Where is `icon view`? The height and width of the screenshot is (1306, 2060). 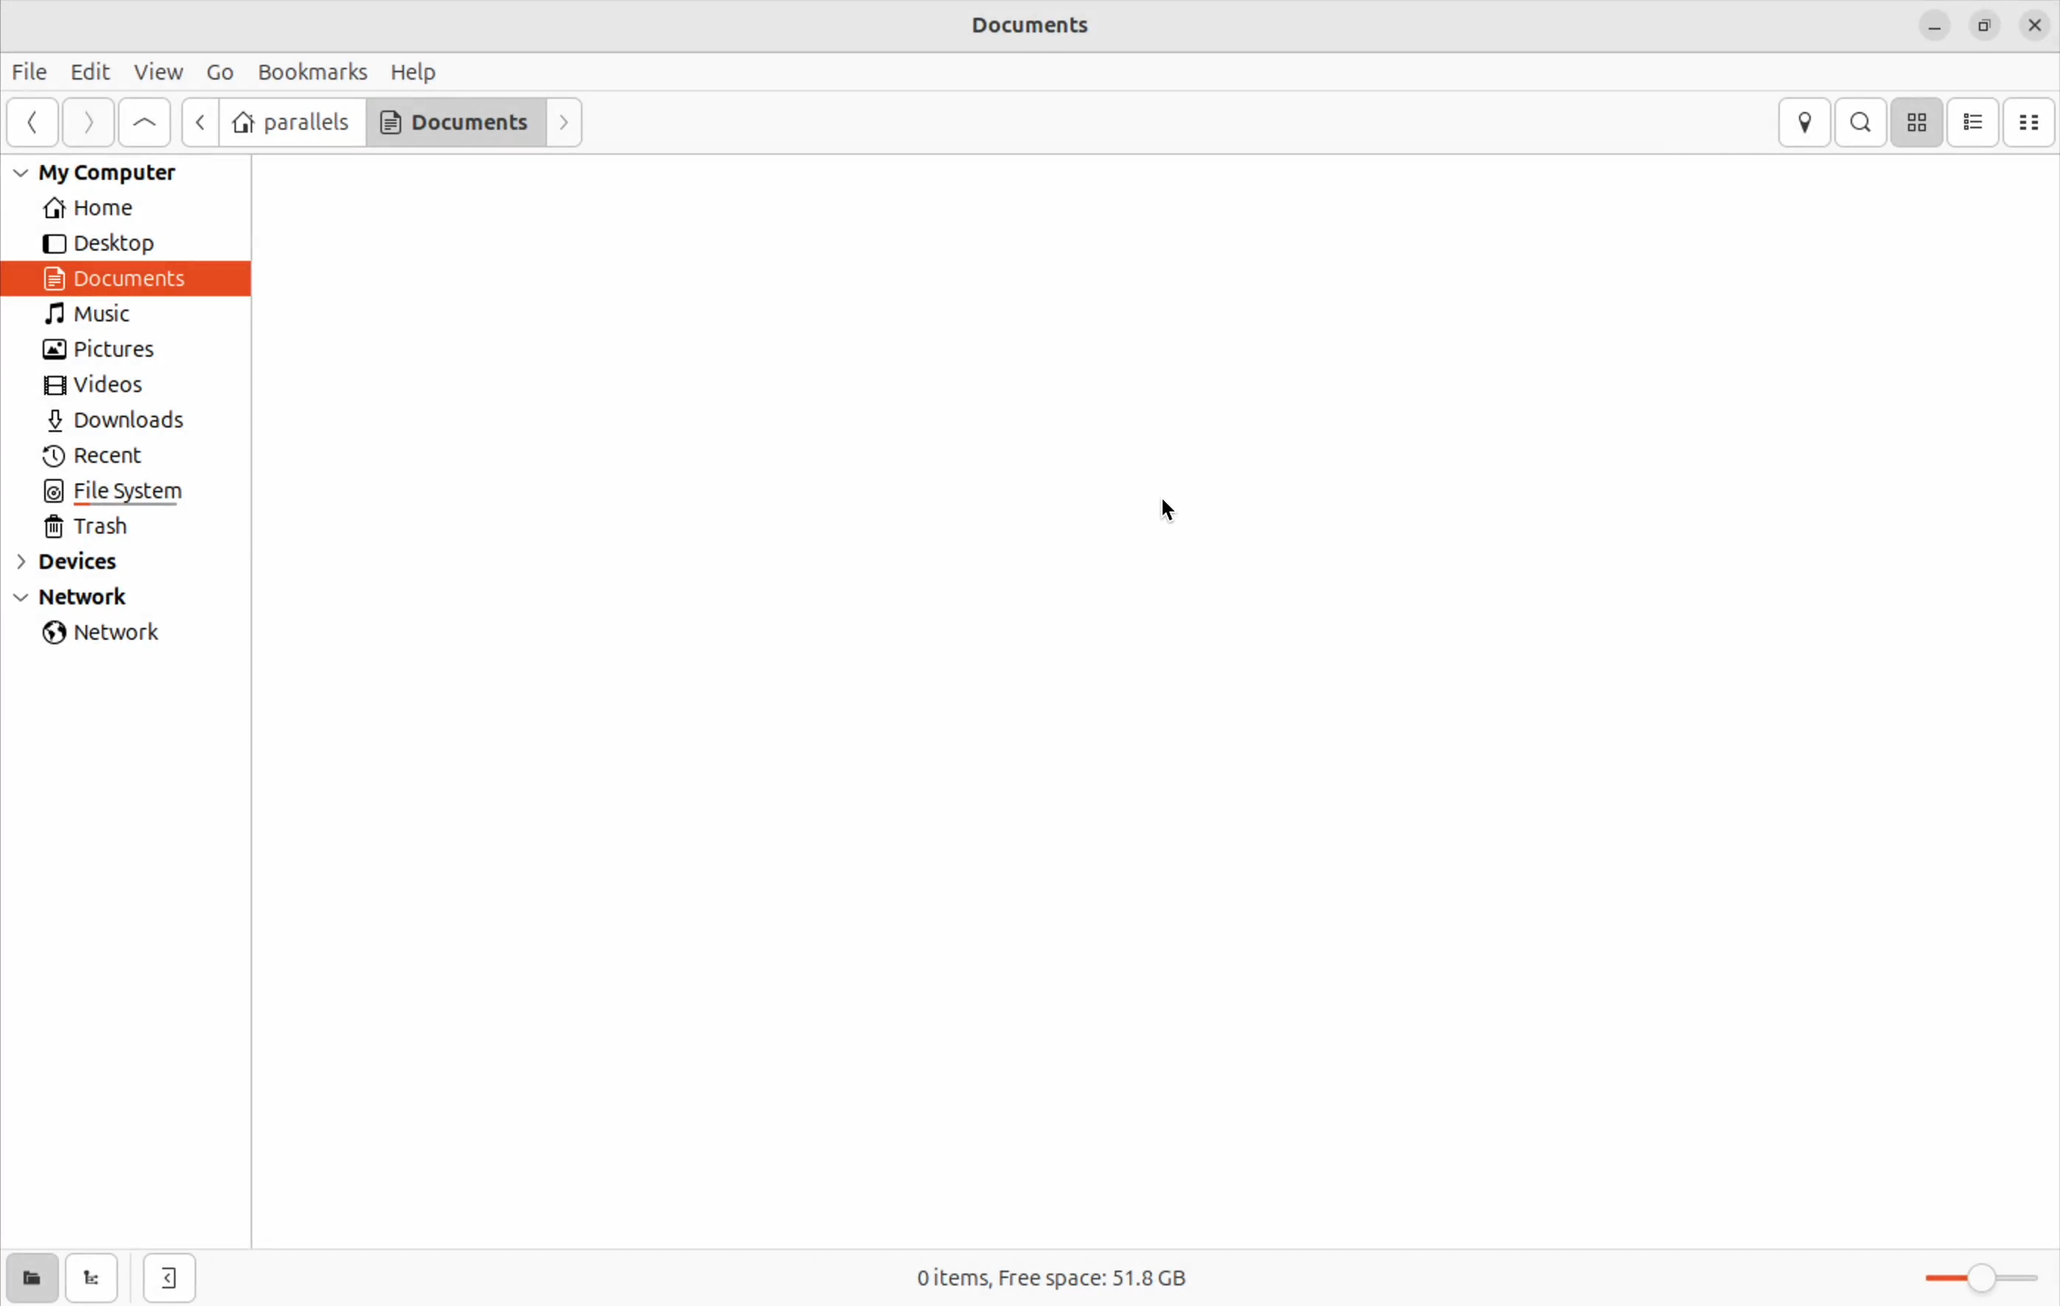 icon view is located at coordinates (1920, 124).